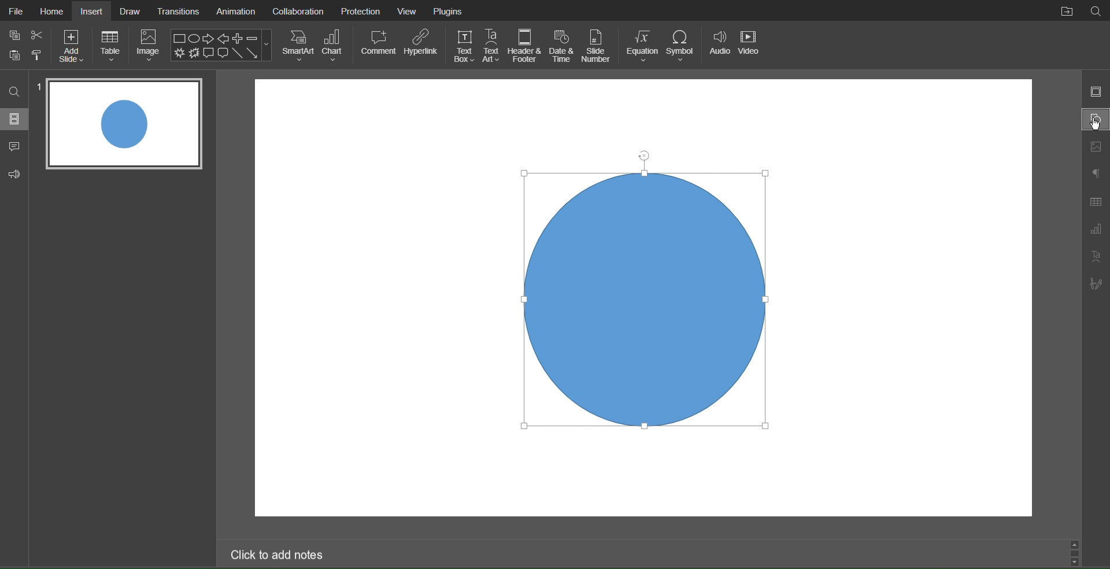  Describe the element at coordinates (179, 10) in the screenshot. I see `Translations` at that location.